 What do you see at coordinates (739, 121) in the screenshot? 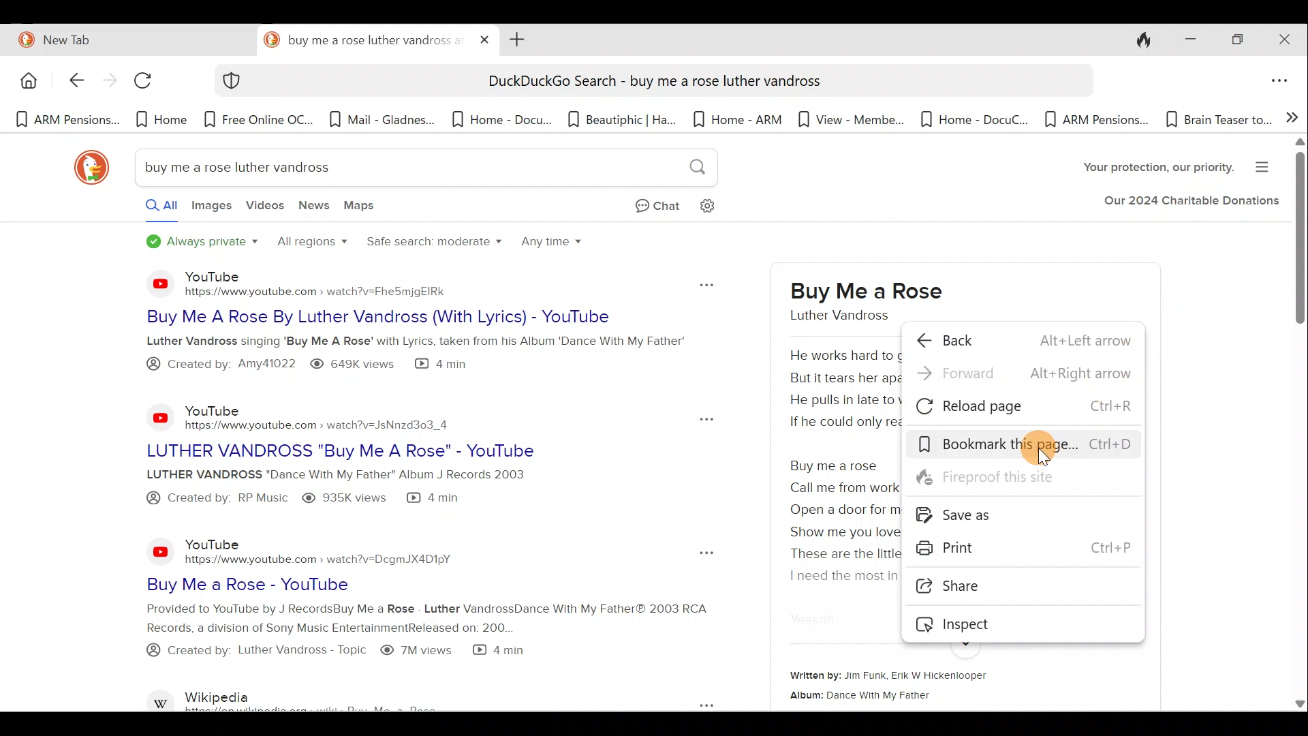
I see `Bookmark 7` at bounding box center [739, 121].